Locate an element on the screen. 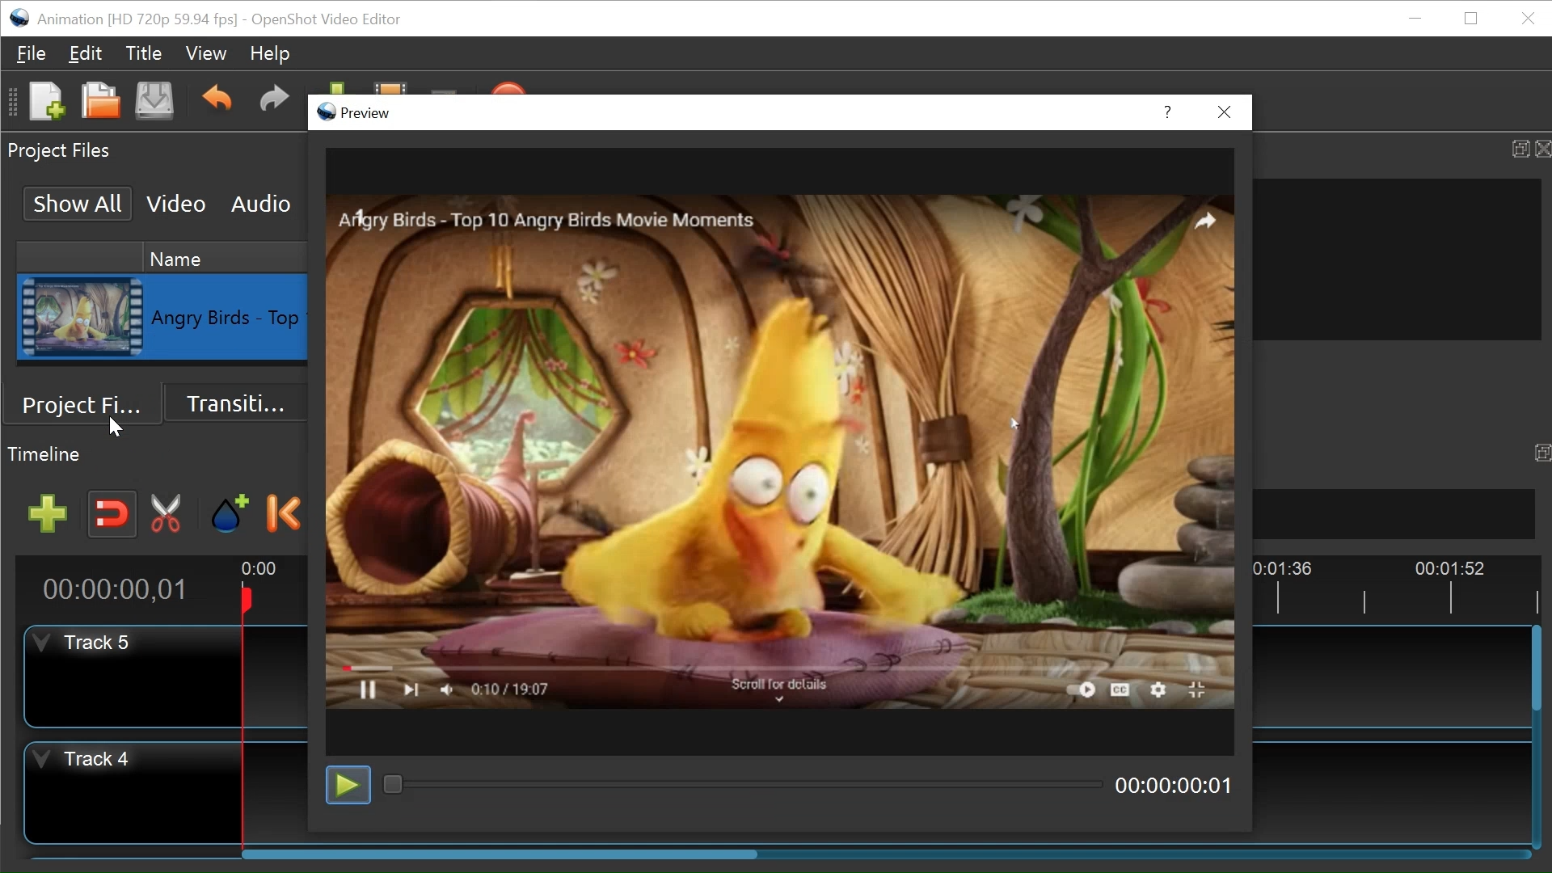 The image size is (1552, 873). Name is located at coordinates (226, 259).